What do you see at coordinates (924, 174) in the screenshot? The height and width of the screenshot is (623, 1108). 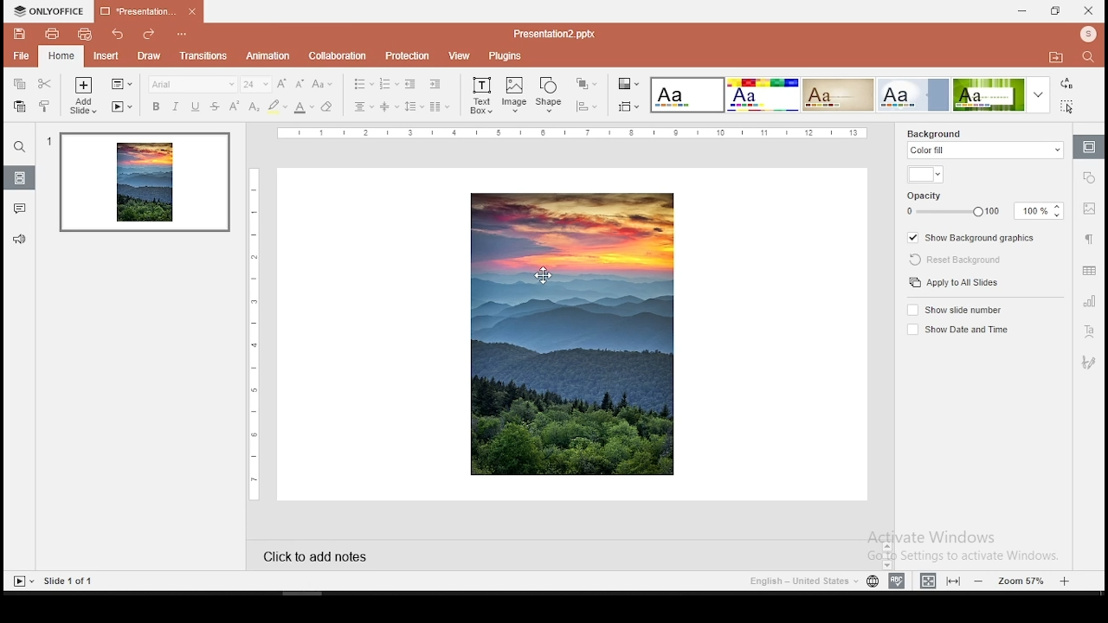 I see `fill color` at bounding box center [924, 174].